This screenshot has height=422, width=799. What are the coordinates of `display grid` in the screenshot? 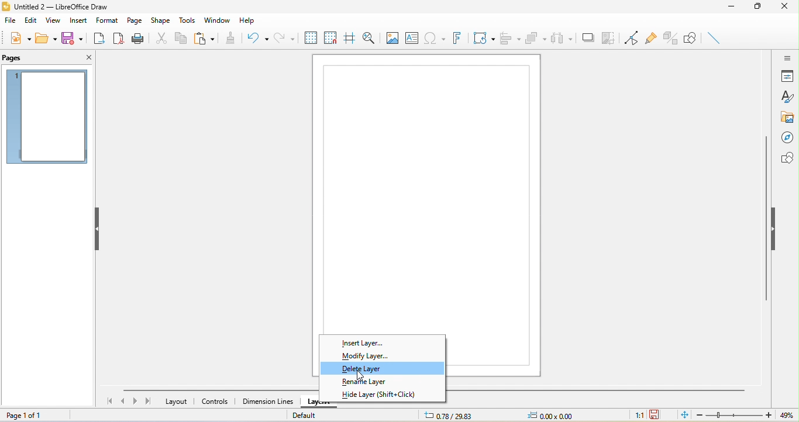 It's located at (311, 37).